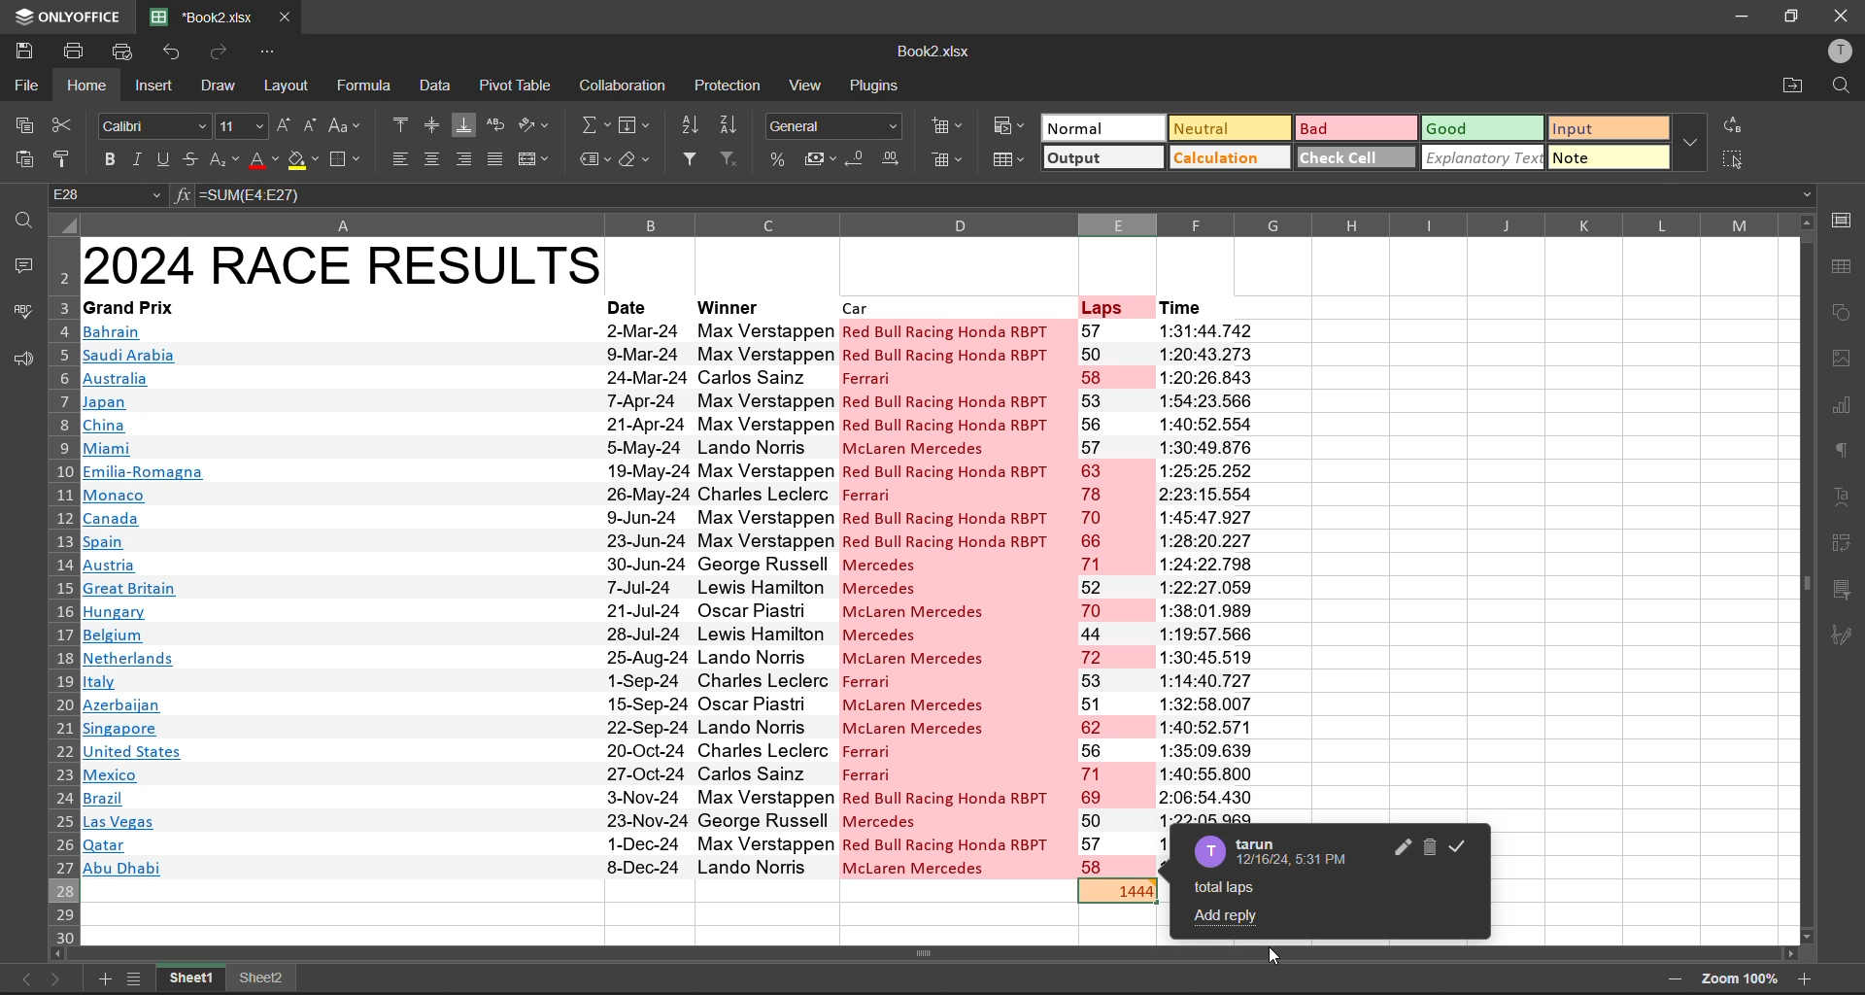 The width and height of the screenshot is (1865, 995). I want to click on copy style, so click(63, 159).